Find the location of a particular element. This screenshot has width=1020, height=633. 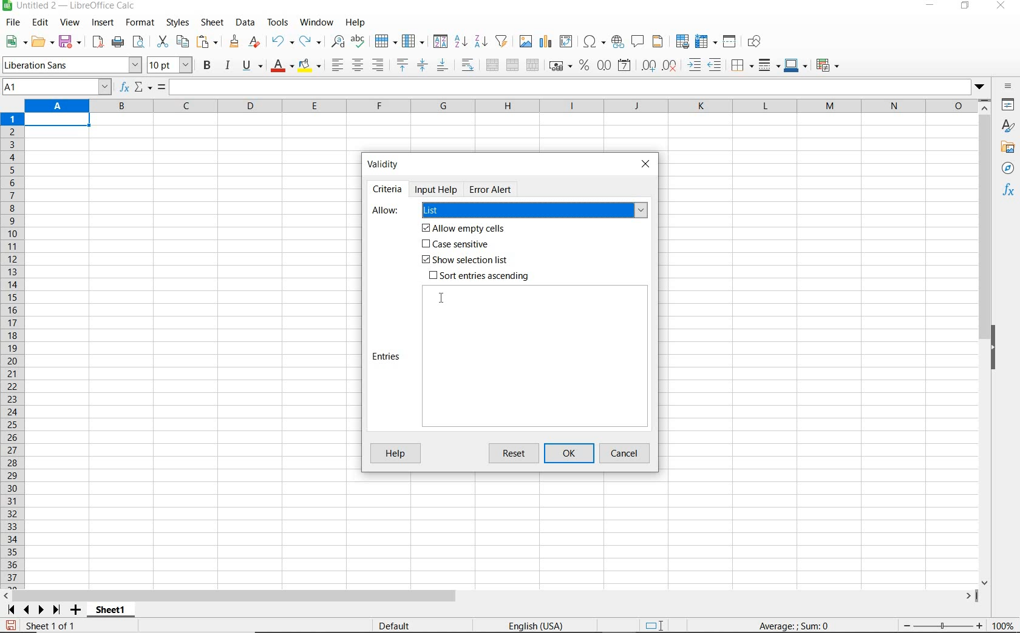

define print area is located at coordinates (681, 42).